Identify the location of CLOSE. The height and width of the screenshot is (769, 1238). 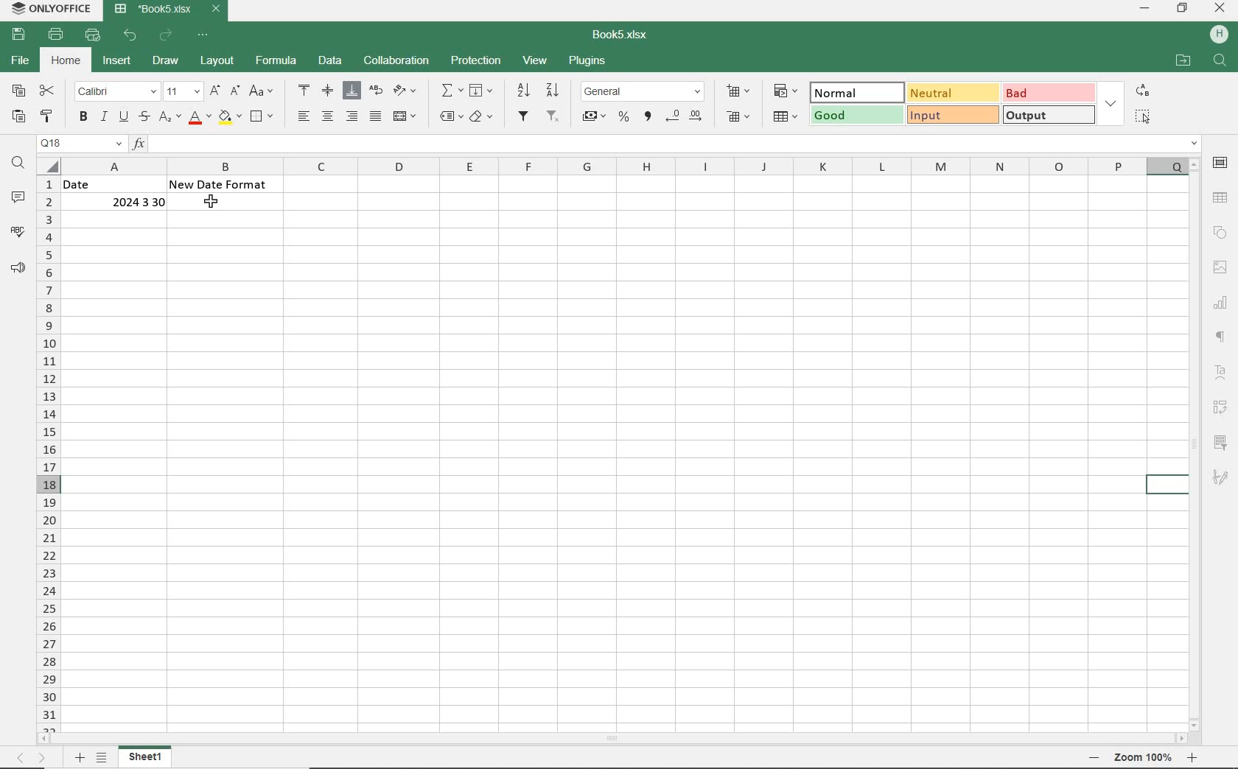
(1220, 7).